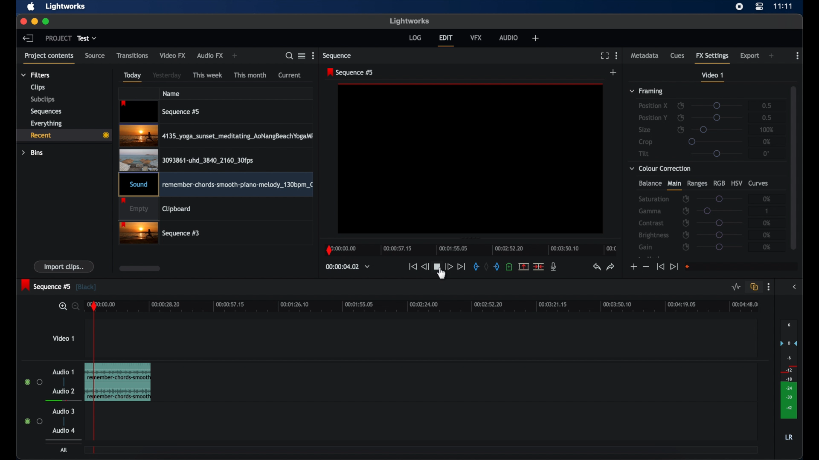  I want to click on enable/disable keyframes, so click(686, 199).